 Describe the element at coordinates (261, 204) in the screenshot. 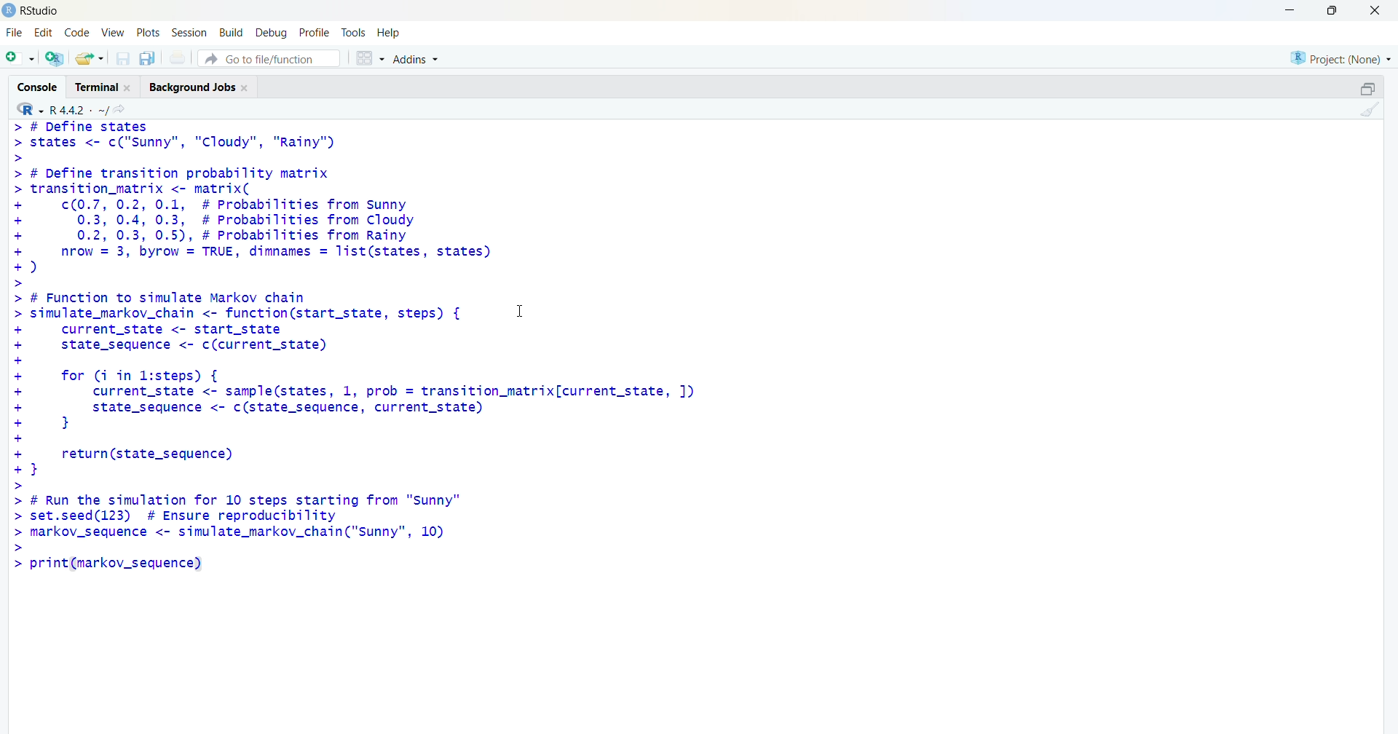

I see `> # Define states> states <- c("sunny", "Cloudy", "Rainy")>> # Define transition probability matrix> transition_matrix <- matrix(- c(0.7, 0.2, 0.1, # Probabilities from Sunny+ 0.3, 0.4, 0.3, # Probabilities from Cloudy+ 0.2, 0.3, 0.5), # Probabilities from Rainy- nrow = 3, byrow = TRUE, dimnames = list(states, states)+)>-` at that location.